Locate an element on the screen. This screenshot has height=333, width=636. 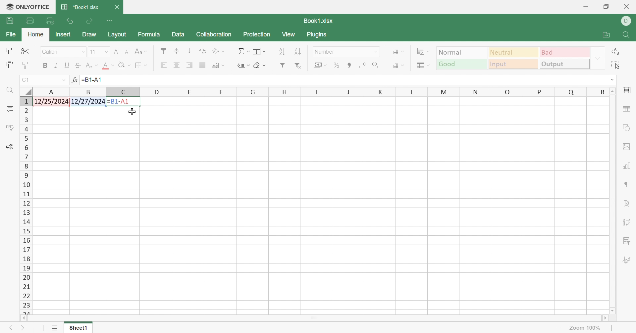
Scroll Up is located at coordinates (610, 91).